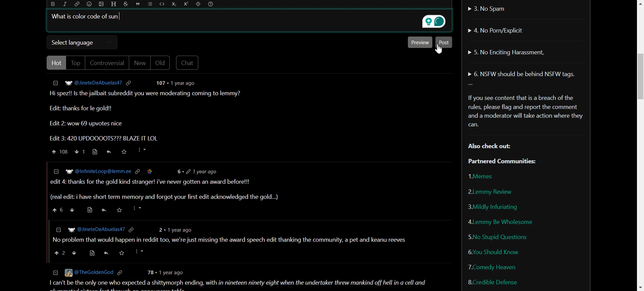 This screenshot has height=291, width=644. Describe the element at coordinates (105, 229) in the screenshot. I see `] WP @JineteDeAbuelas47` at that location.